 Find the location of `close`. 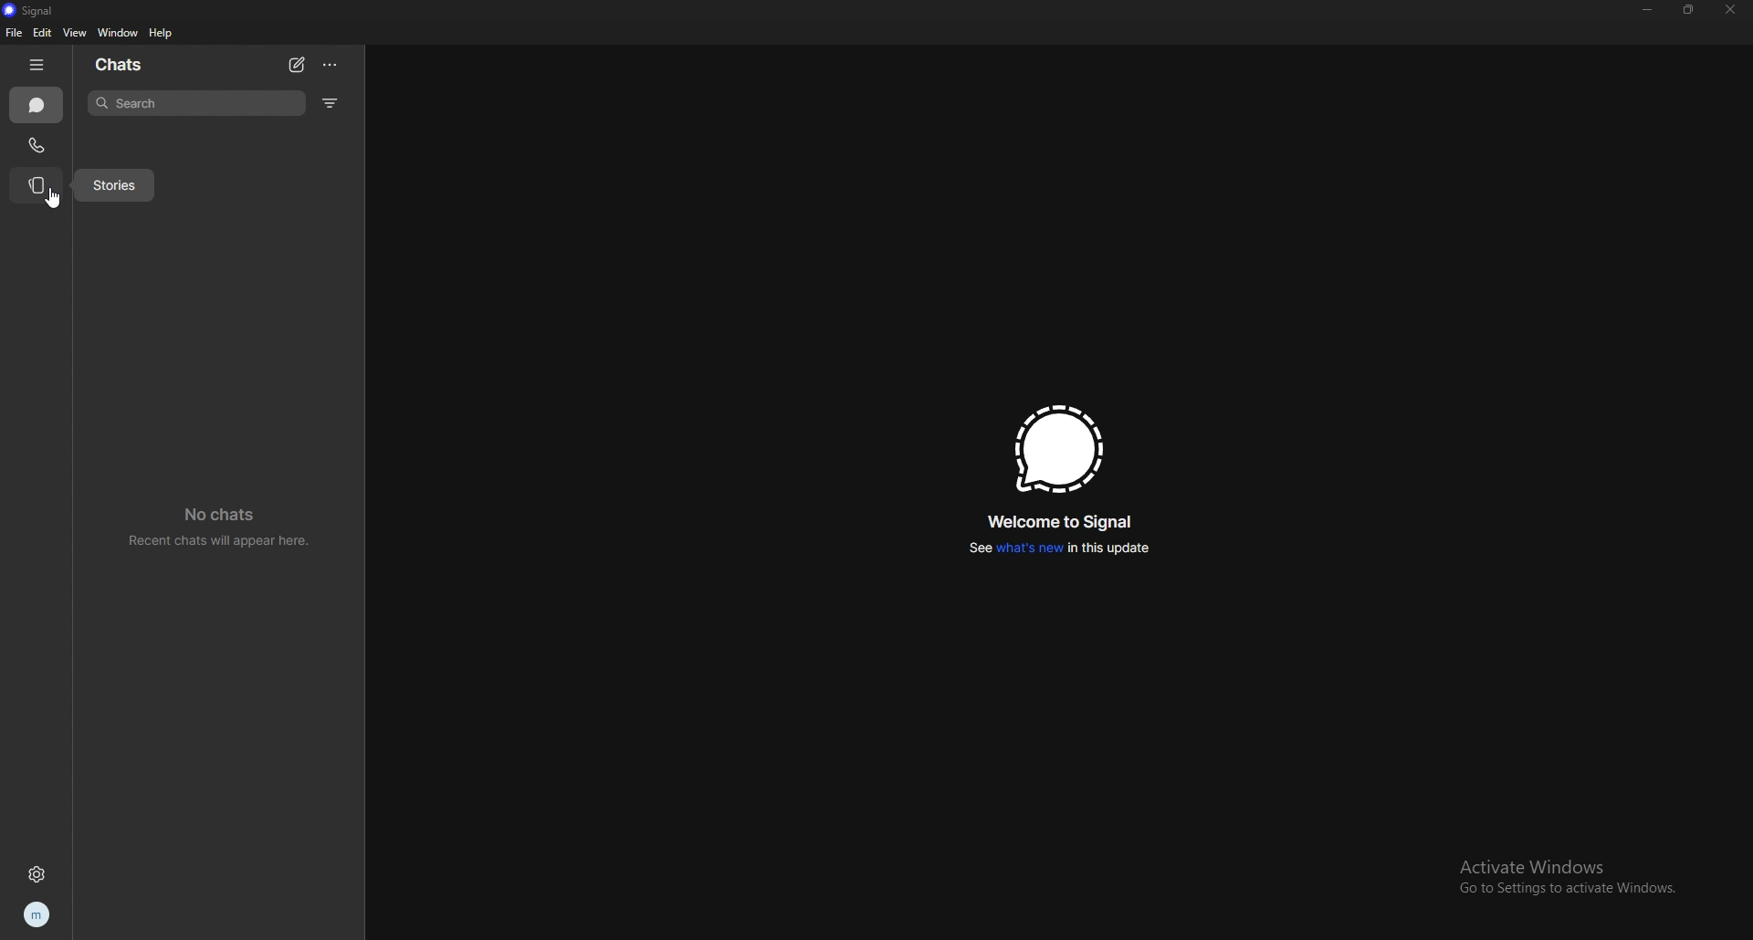

close is located at coordinates (1732, 10).